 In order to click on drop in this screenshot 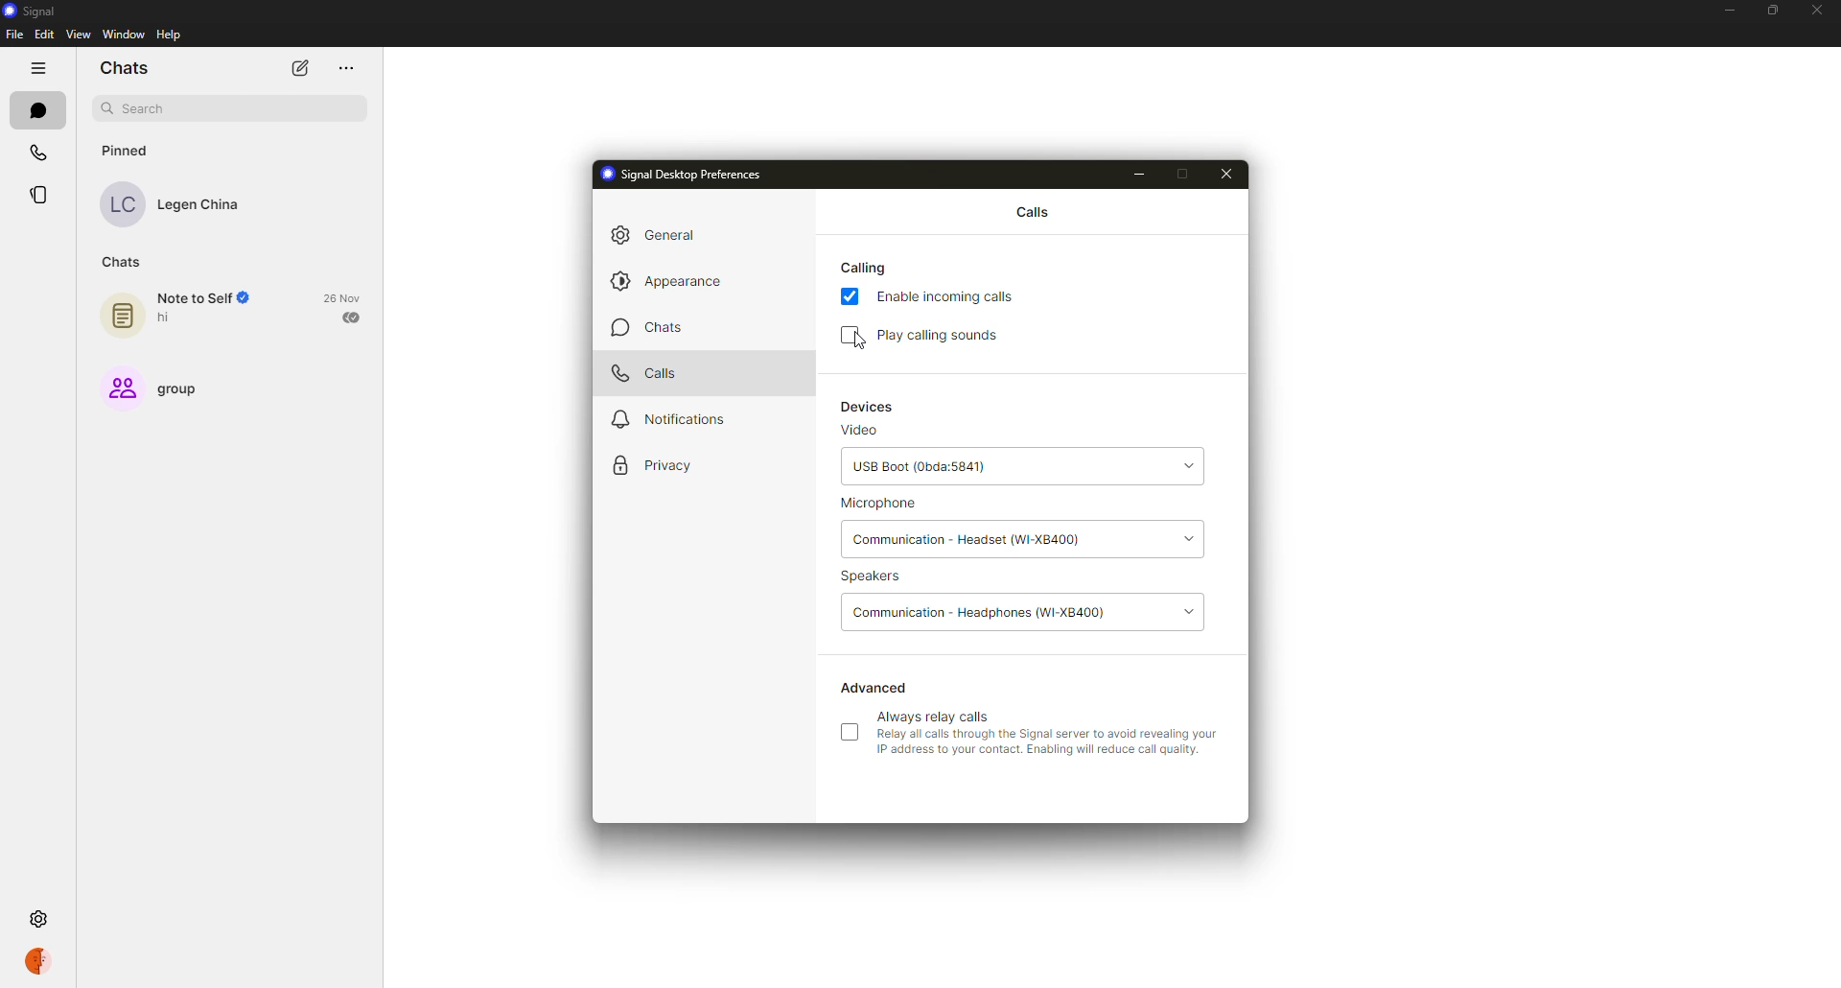, I will do `click(1186, 460)`.